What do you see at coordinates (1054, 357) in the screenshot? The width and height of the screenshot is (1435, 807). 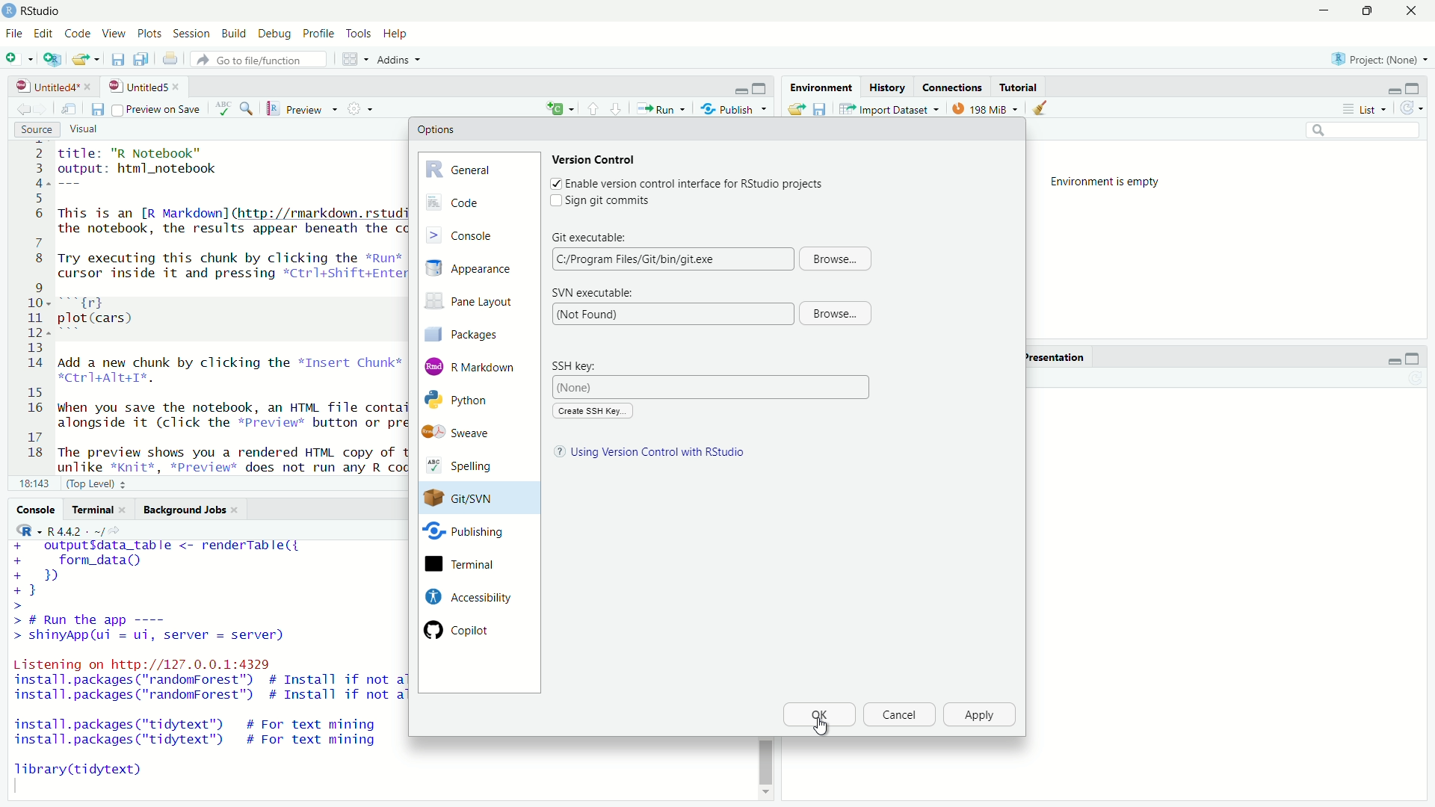 I see `Presentation` at bounding box center [1054, 357].